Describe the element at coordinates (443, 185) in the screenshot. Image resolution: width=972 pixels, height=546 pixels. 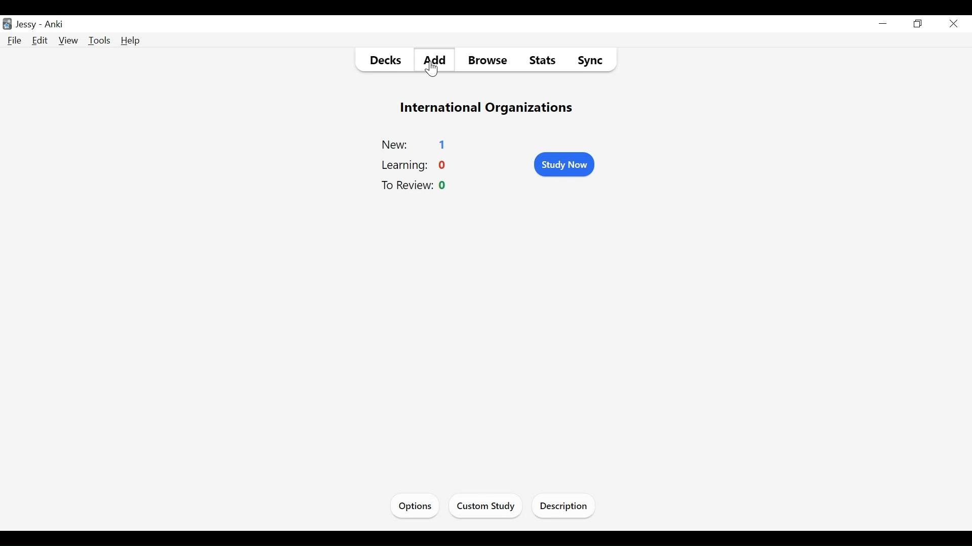
I see `To Review ` at that location.